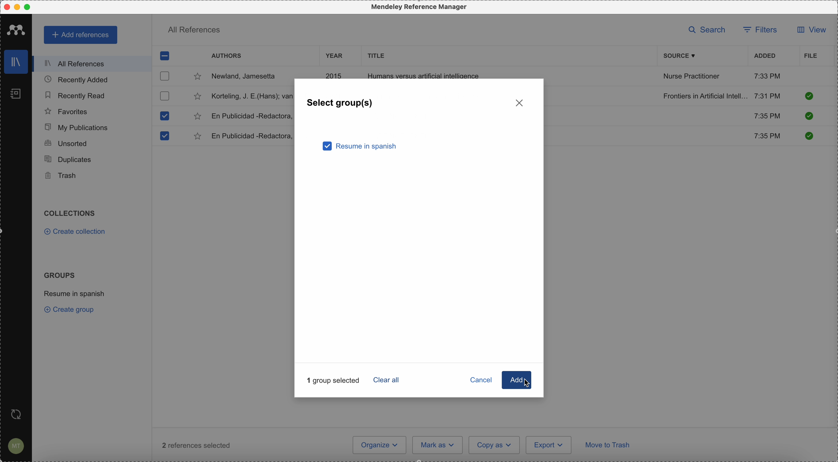 The height and width of the screenshot is (462, 838). I want to click on resume in spanish selected, so click(361, 147).